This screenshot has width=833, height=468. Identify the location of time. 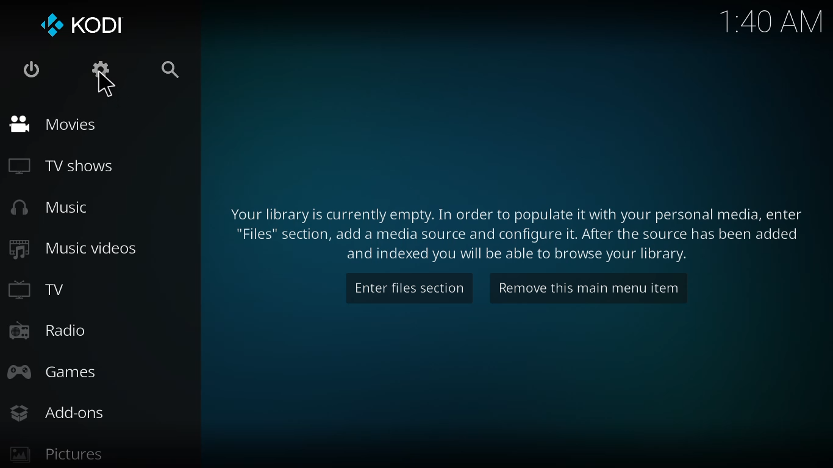
(770, 21).